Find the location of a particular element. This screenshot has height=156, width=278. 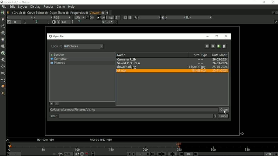

Camera Roll/ is located at coordinates (172, 60).